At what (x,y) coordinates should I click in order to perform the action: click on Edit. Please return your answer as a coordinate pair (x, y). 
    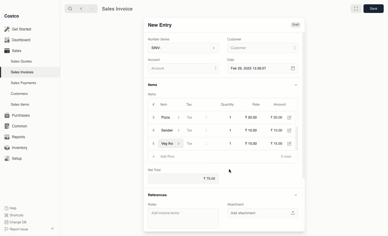
    Looking at the image, I should click on (292, 117).